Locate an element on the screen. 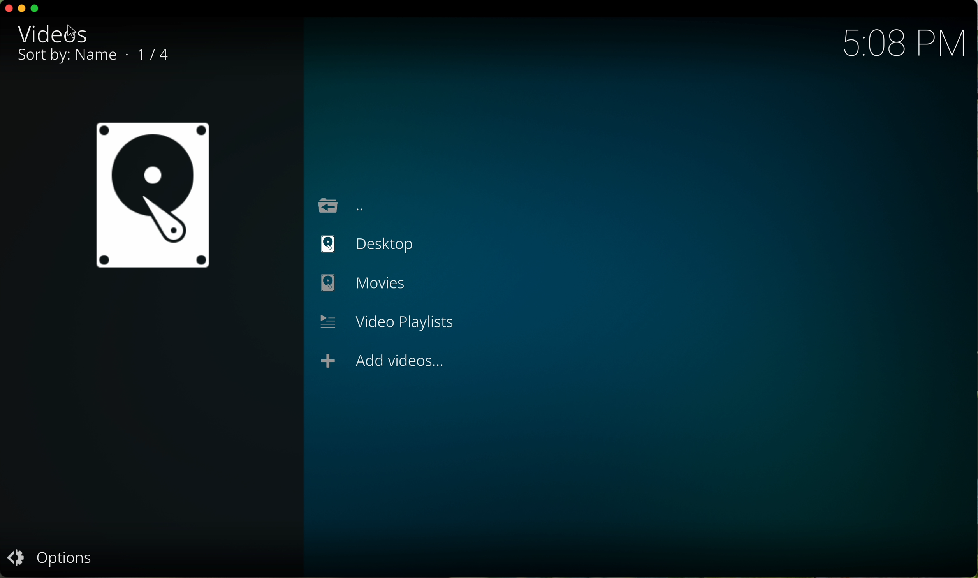 The height and width of the screenshot is (578, 978). videos is located at coordinates (53, 33).